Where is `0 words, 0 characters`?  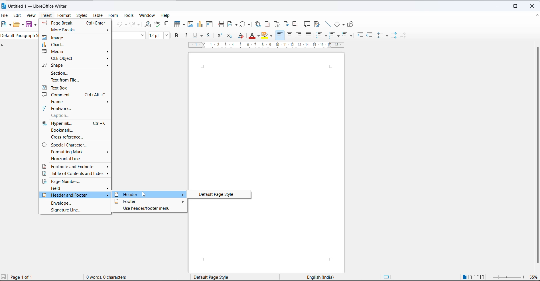 0 words, 0 characters is located at coordinates (113, 277).